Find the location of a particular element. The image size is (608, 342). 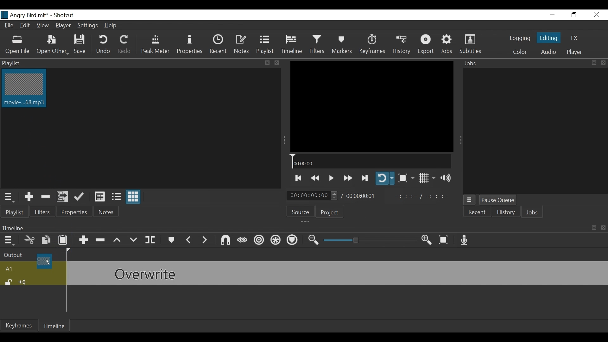

Total Duration is located at coordinates (363, 195).